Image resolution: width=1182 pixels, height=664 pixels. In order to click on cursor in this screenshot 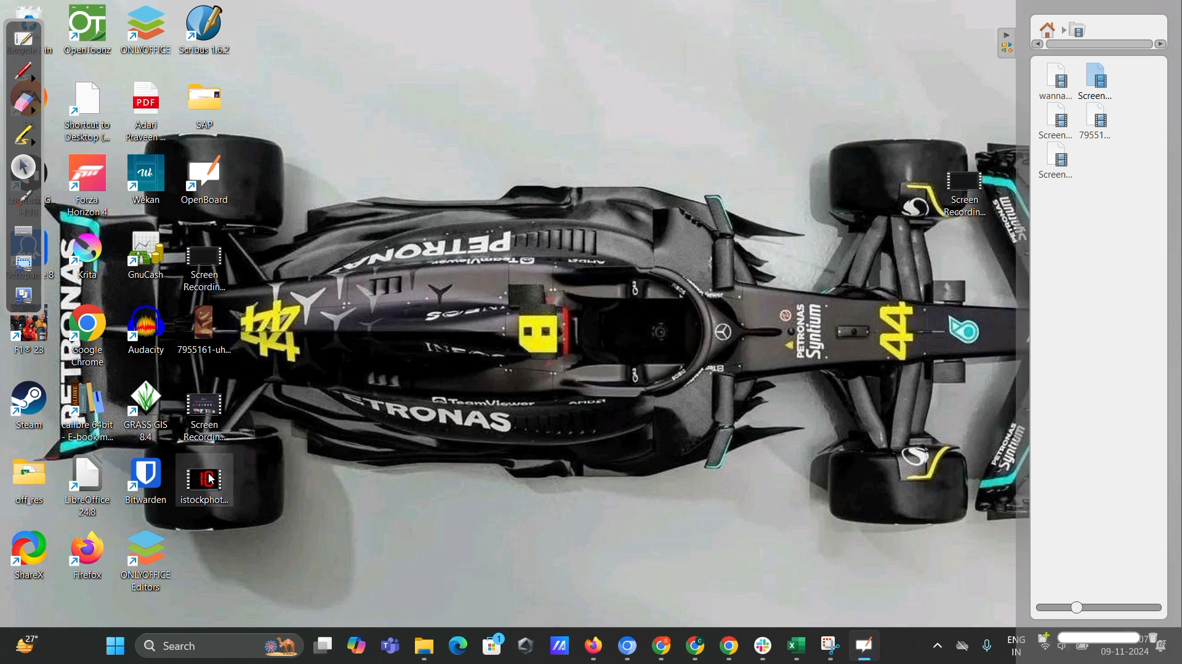, I will do `click(212, 478)`.